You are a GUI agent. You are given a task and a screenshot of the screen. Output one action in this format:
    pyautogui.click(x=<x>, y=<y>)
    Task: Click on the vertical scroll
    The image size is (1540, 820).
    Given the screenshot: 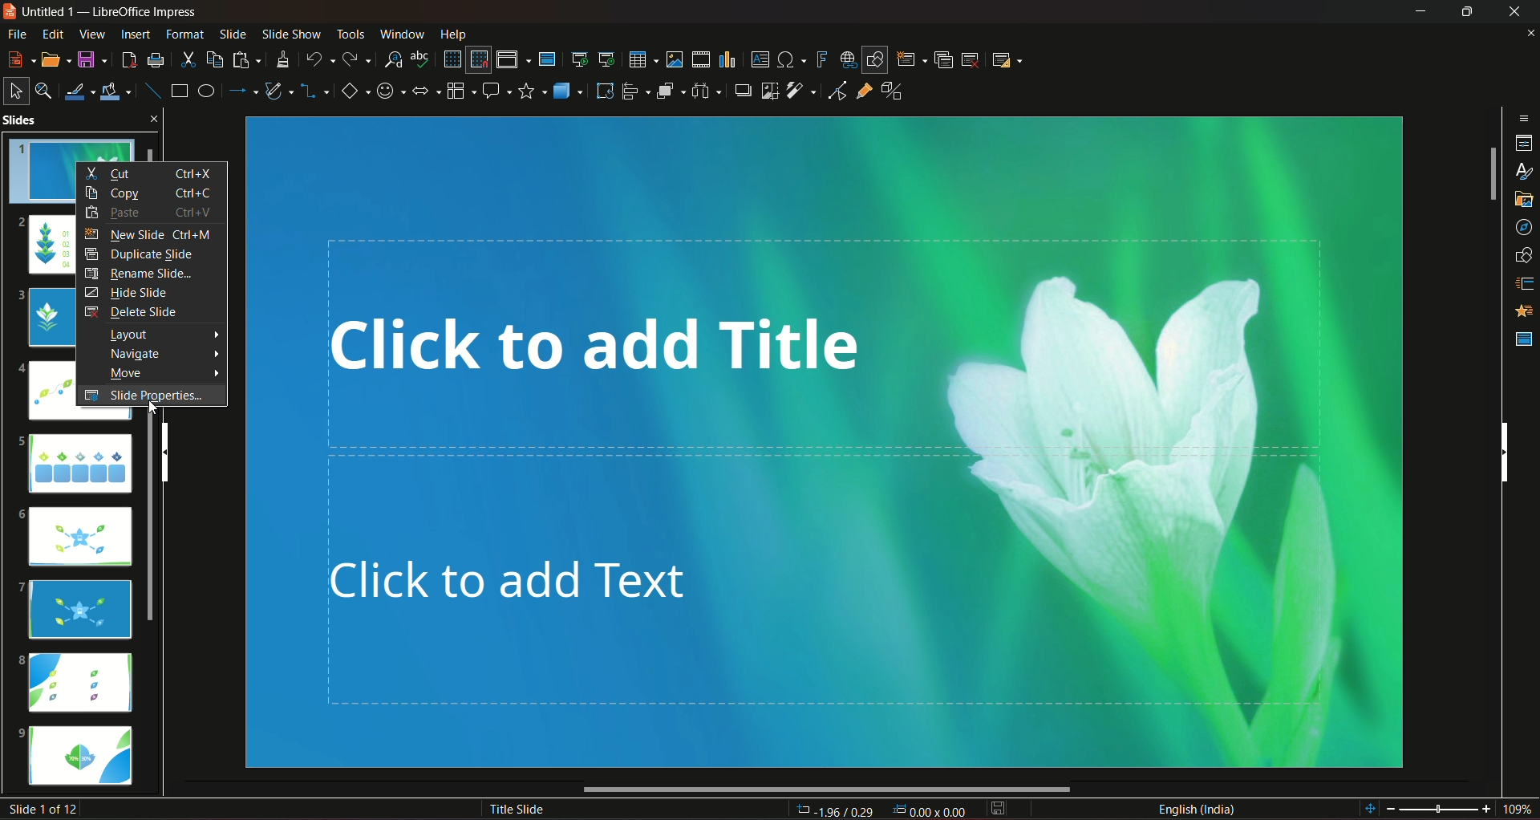 What is the action you would take?
    pyautogui.click(x=177, y=451)
    